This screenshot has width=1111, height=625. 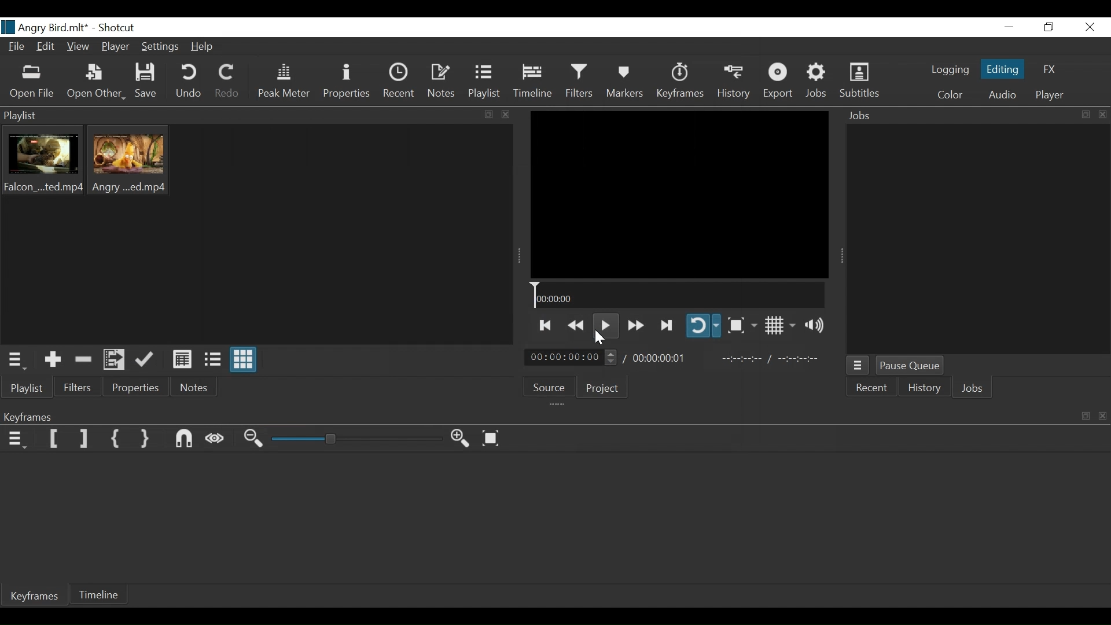 I want to click on Pause Queue, so click(x=909, y=365).